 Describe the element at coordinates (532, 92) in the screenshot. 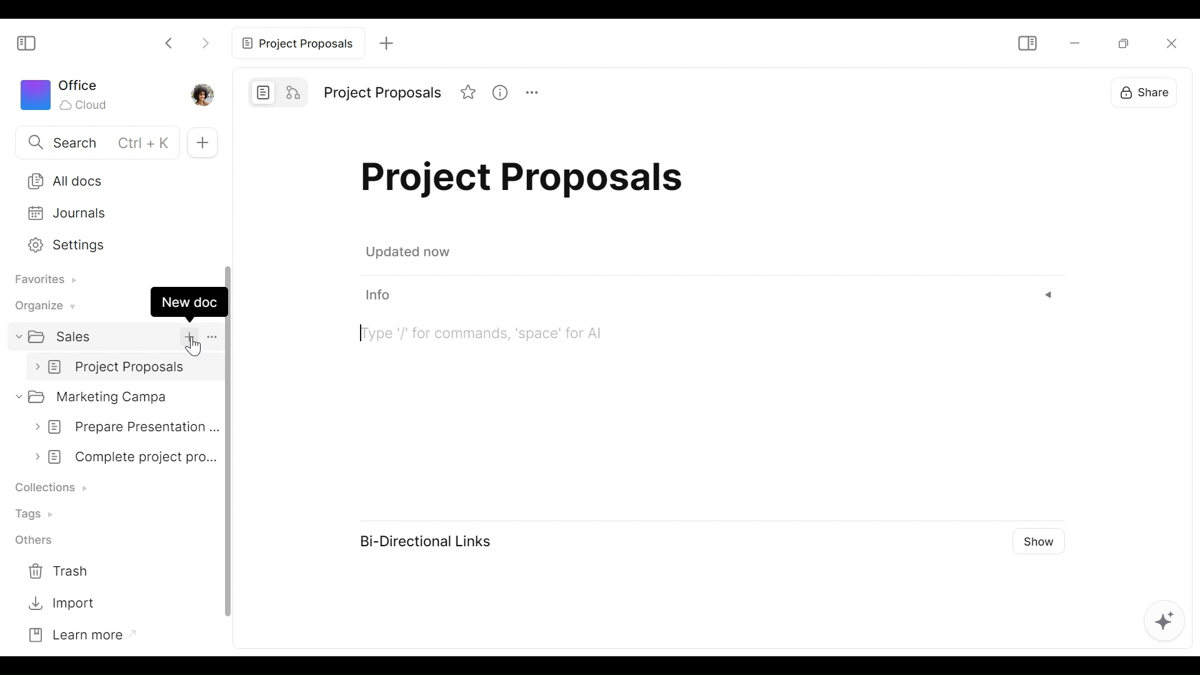

I see `more options` at that location.